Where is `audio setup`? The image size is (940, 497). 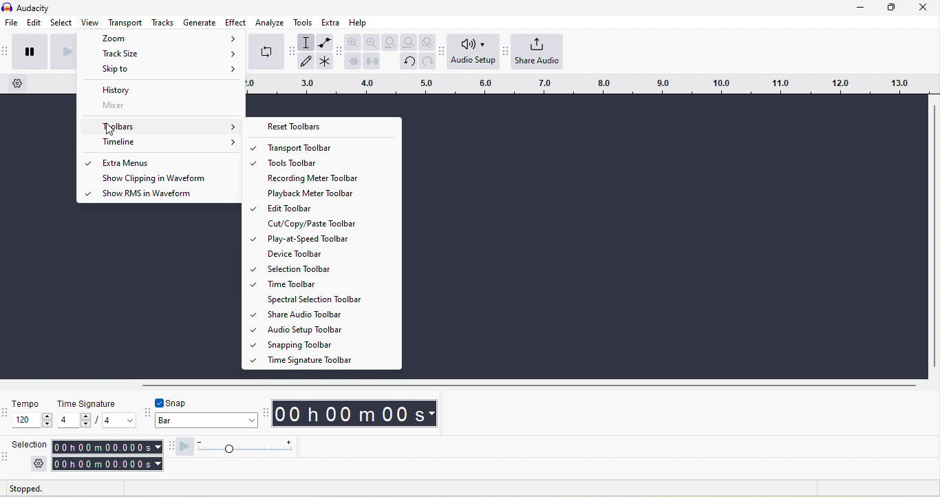
audio setup is located at coordinates (473, 51).